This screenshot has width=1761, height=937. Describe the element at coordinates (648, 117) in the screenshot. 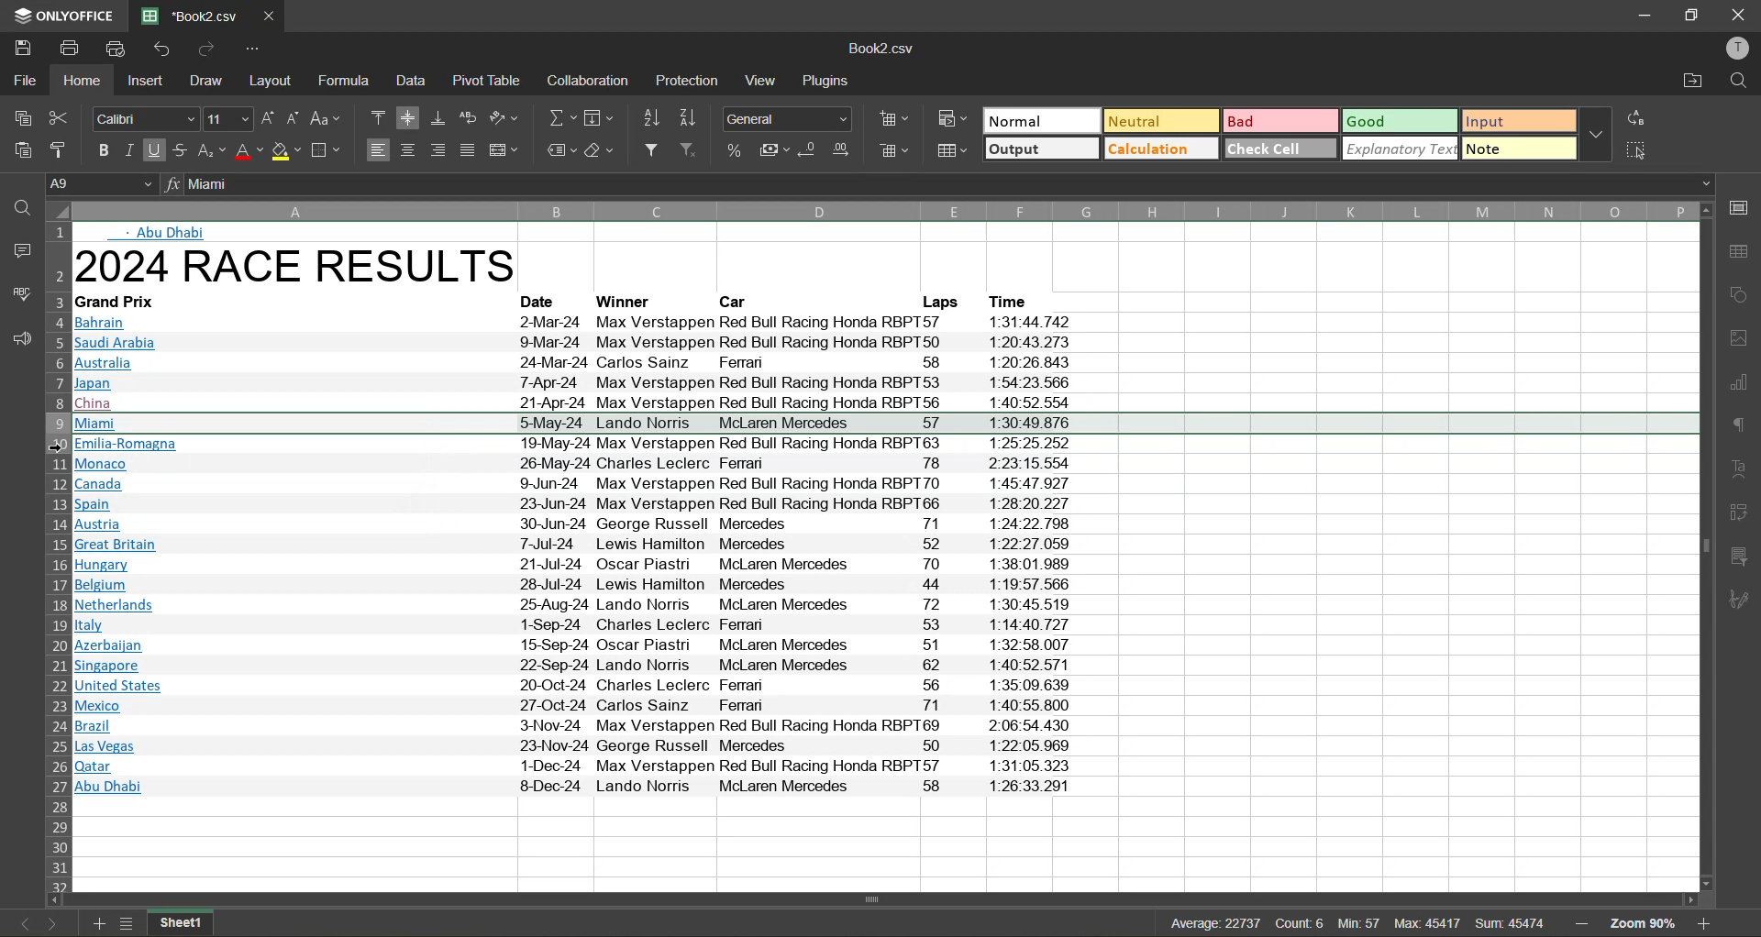

I see `sort ascending` at that location.